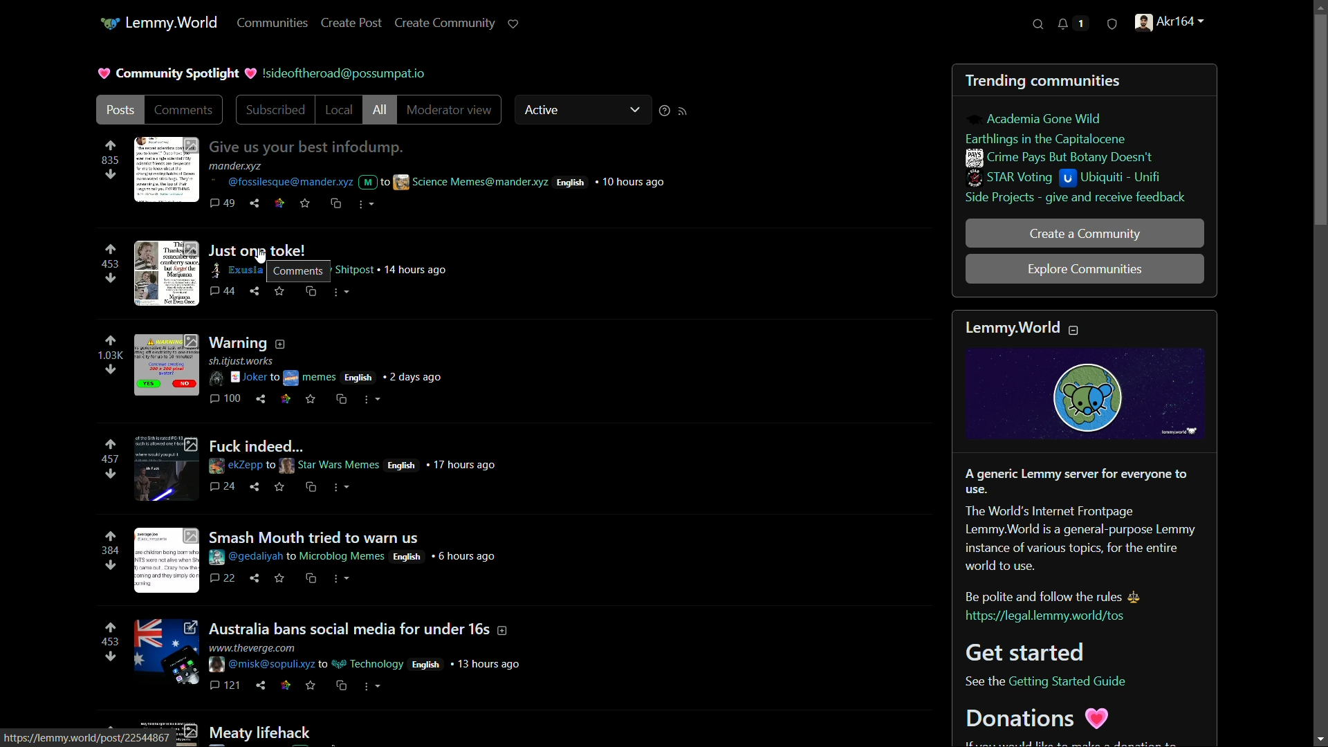 Image resolution: width=1328 pixels, height=747 pixels. What do you see at coordinates (221, 577) in the screenshot?
I see `22 comments` at bounding box center [221, 577].